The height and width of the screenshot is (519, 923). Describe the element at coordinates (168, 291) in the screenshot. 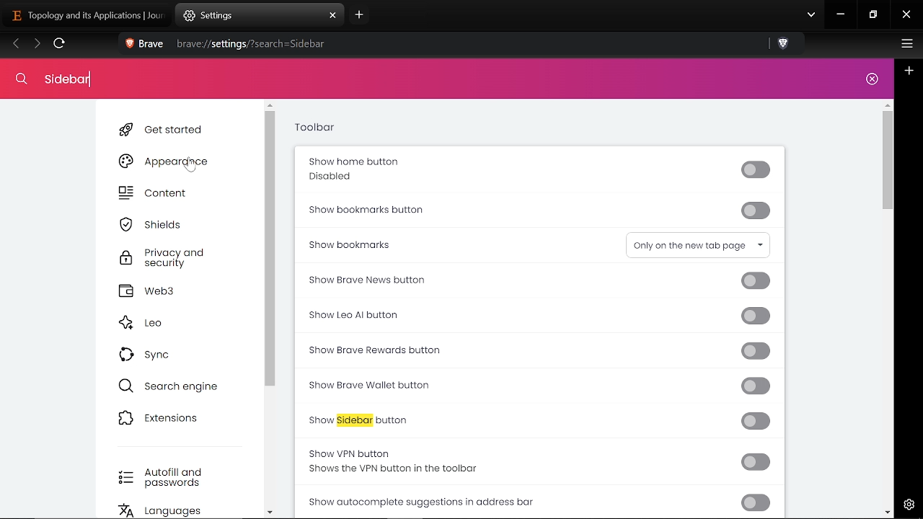

I see `Web3` at that location.